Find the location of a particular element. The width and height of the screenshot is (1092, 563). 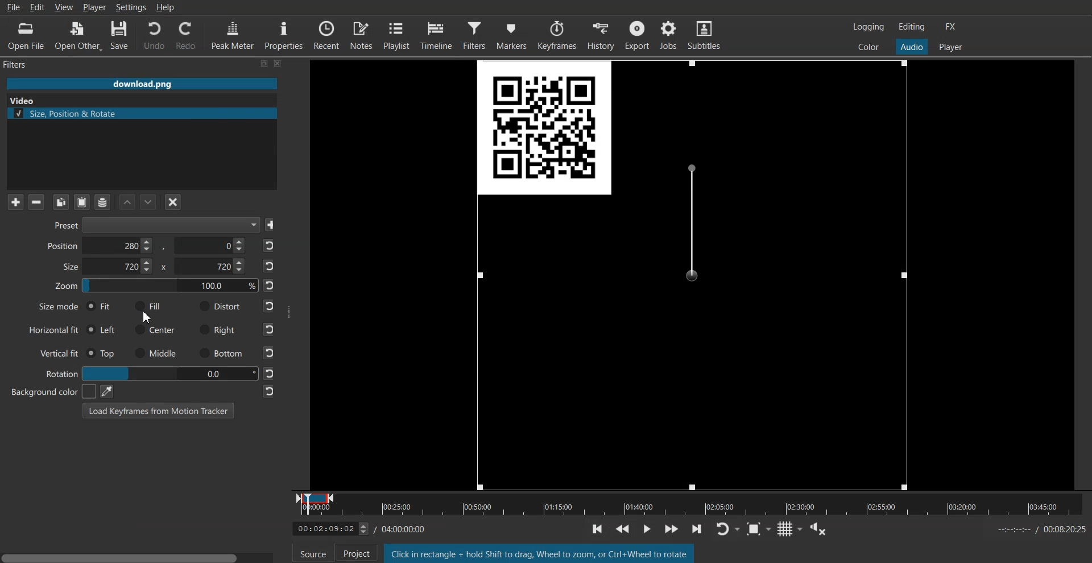

Timeline is located at coordinates (437, 35).